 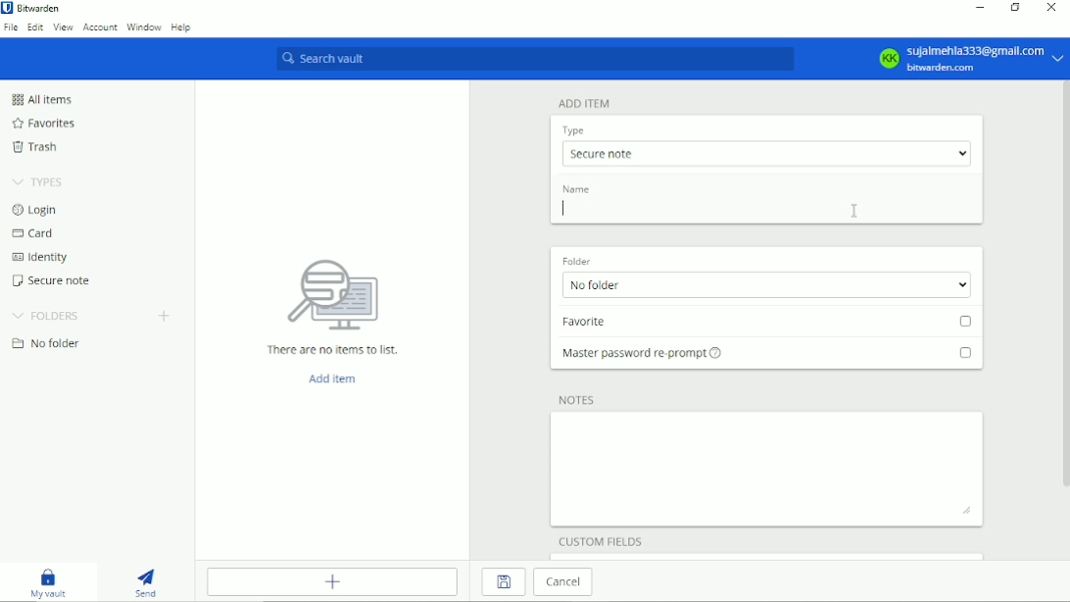 I want to click on Type, so click(x=574, y=130).